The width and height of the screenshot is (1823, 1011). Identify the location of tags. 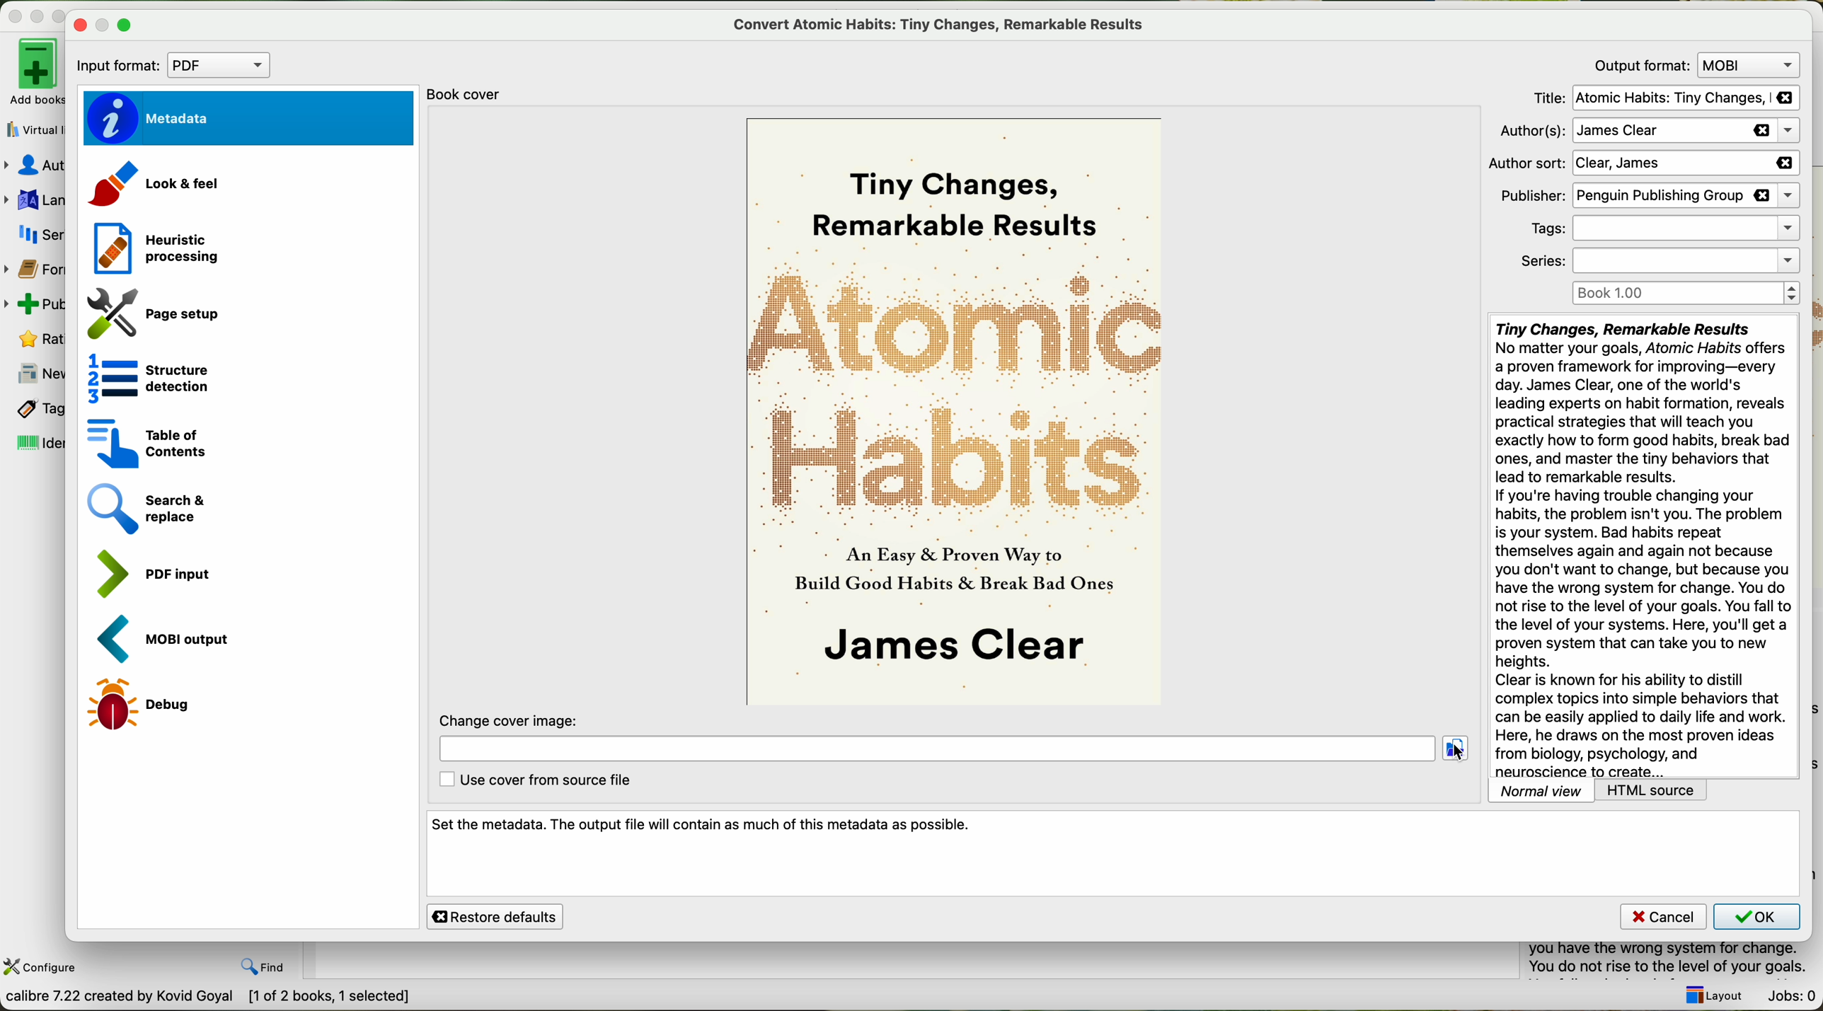
(1661, 229).